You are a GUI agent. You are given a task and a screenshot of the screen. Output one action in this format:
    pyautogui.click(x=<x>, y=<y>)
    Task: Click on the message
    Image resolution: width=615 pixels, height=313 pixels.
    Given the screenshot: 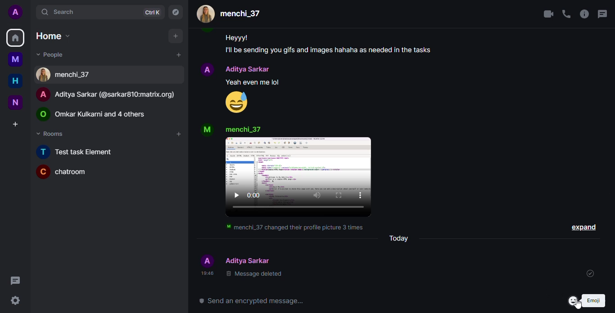 What is the action you would take?
    pyautogui.click(x=237, y=38)
    